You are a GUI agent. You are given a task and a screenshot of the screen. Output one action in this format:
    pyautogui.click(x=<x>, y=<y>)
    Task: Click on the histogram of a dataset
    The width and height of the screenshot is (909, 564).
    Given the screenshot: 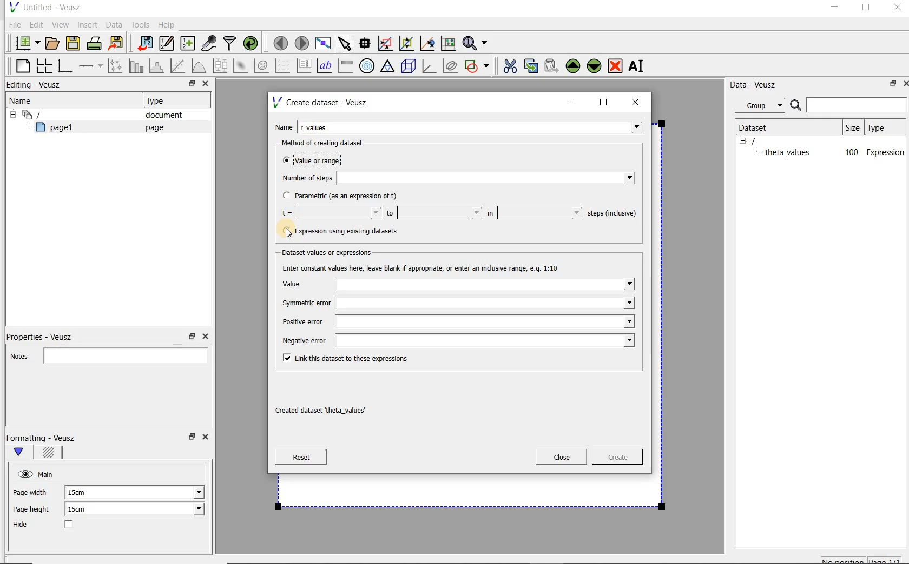 What is the action you would take?
    pyautogui.click(x=158, y=66)
    